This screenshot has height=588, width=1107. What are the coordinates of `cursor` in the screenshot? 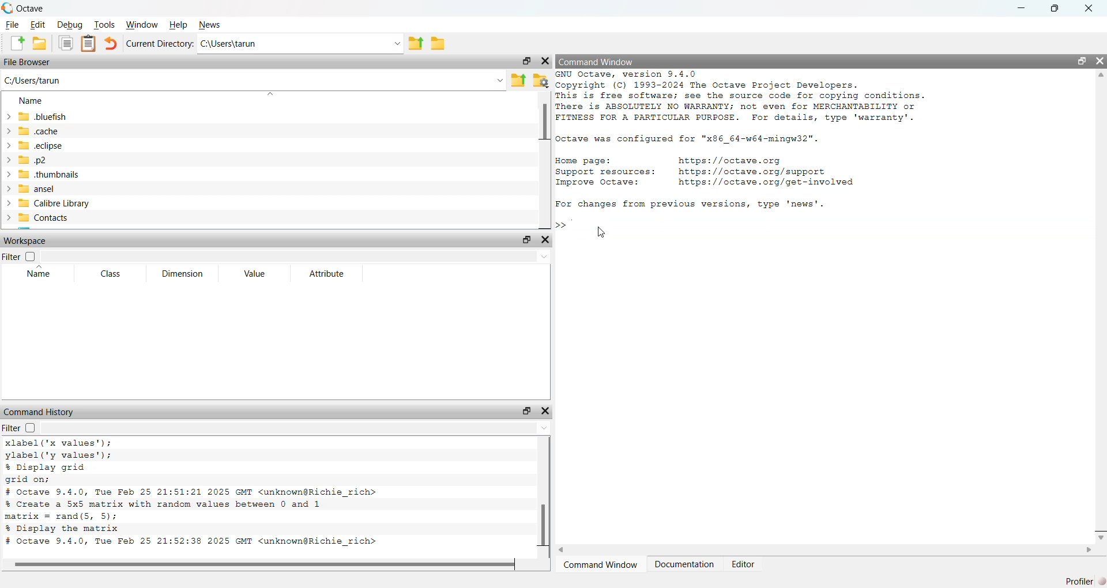 It's located at (601, 233).